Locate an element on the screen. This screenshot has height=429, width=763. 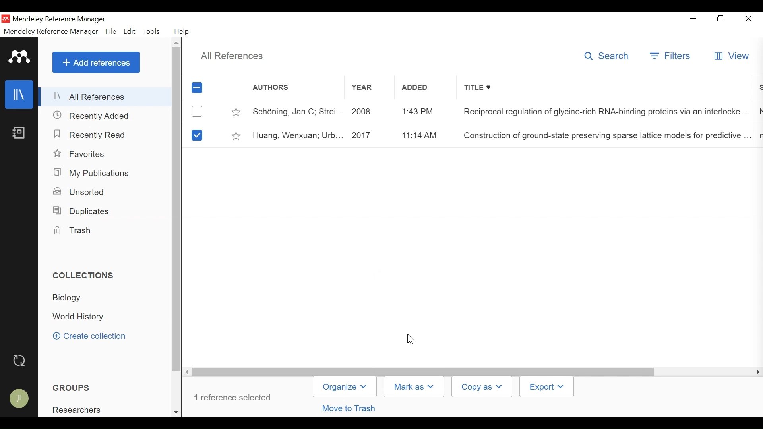
Library is located at coordinates (18, 95).